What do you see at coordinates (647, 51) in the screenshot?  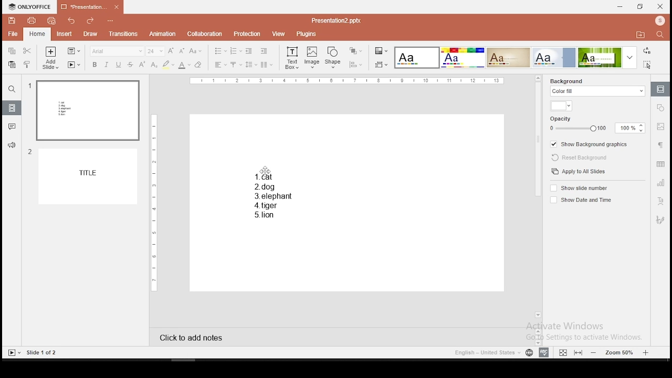 I see `replace` at bounding box center [647, 51].